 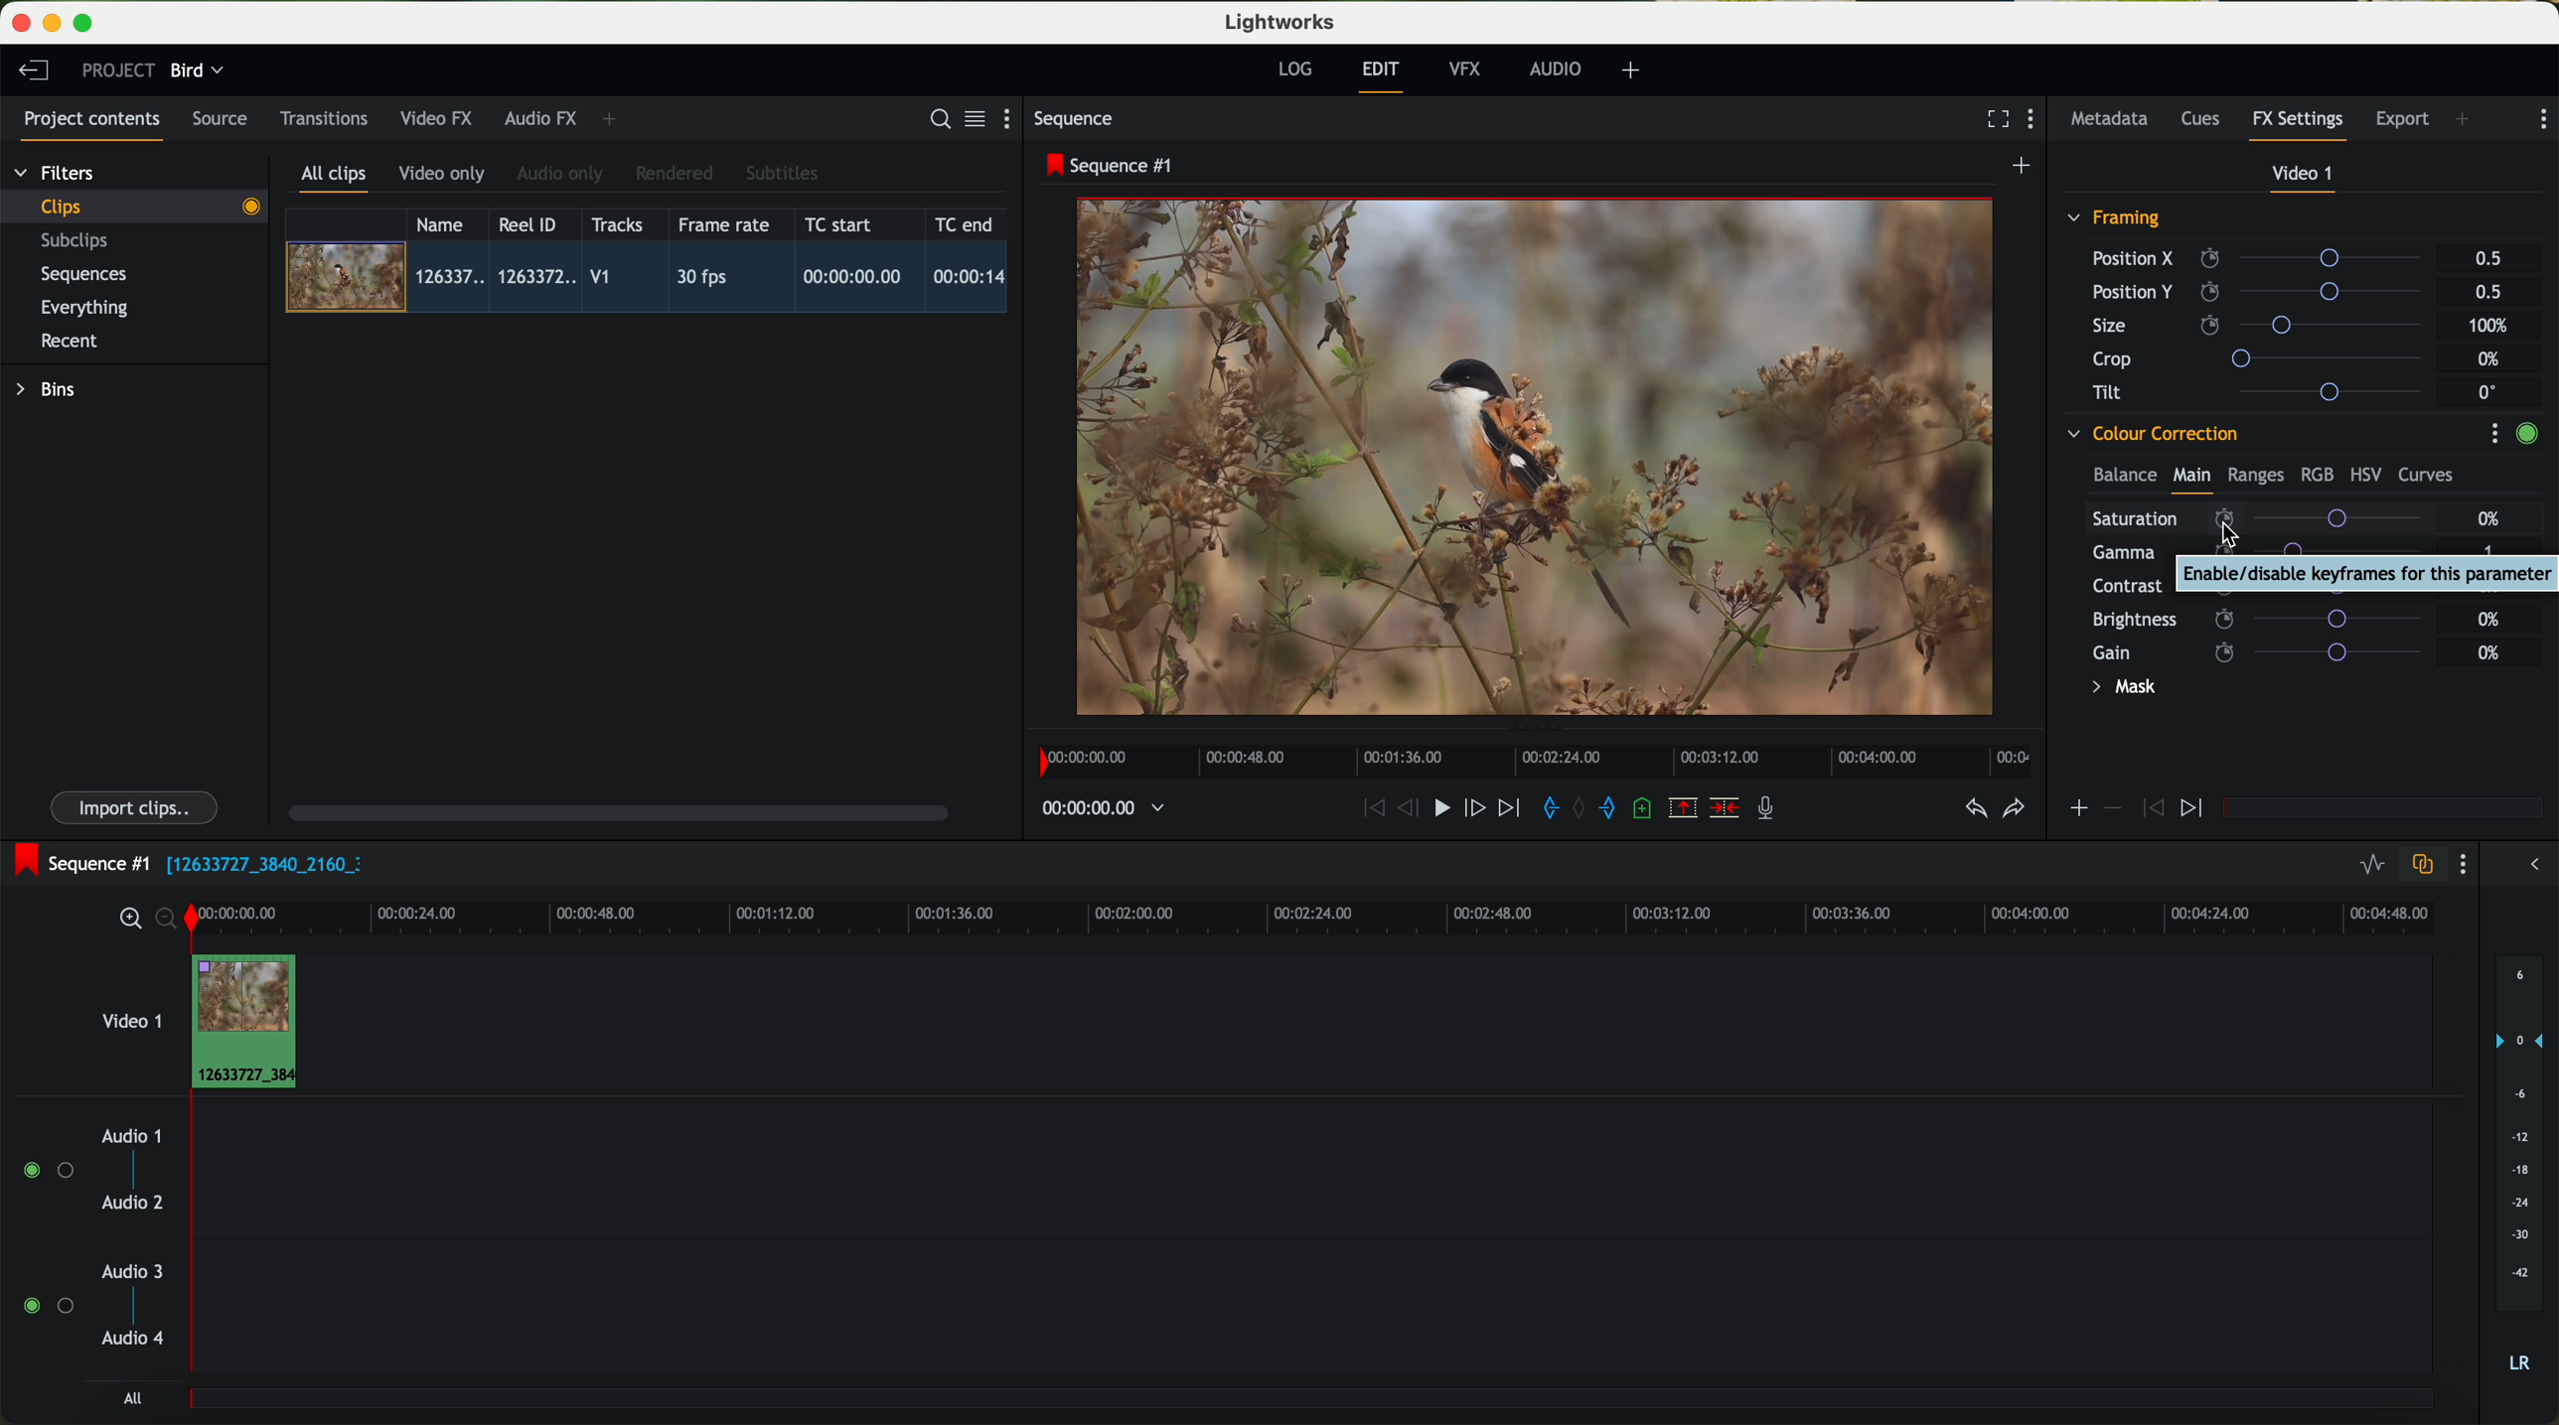 What do you see at coordinates (323, 118) in the screenshot?
I see `transitions` at bounding box center [323, 118].